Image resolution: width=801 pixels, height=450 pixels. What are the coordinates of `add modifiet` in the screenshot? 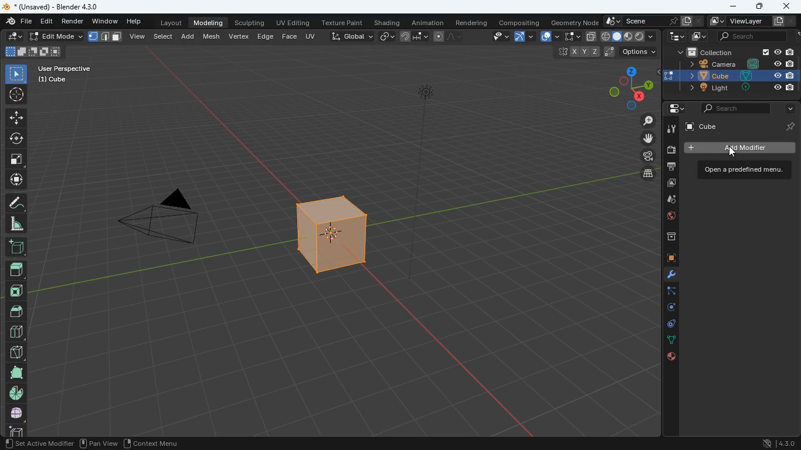 It's located at (741, 148).